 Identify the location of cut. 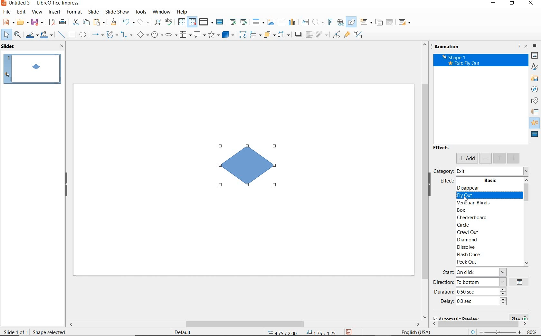
(75, 22).